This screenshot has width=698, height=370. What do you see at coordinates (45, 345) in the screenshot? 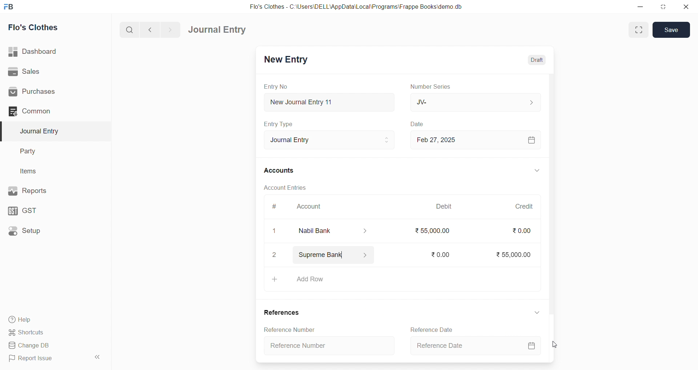
I see `Change DB` at bounding box center [45, 345].